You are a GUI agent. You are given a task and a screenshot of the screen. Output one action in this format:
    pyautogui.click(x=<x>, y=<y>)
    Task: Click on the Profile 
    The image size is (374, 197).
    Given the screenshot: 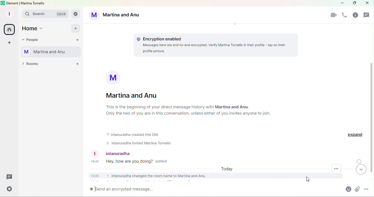 What is the action you would take?
    pyautogui.click(x=10, y=13)
    